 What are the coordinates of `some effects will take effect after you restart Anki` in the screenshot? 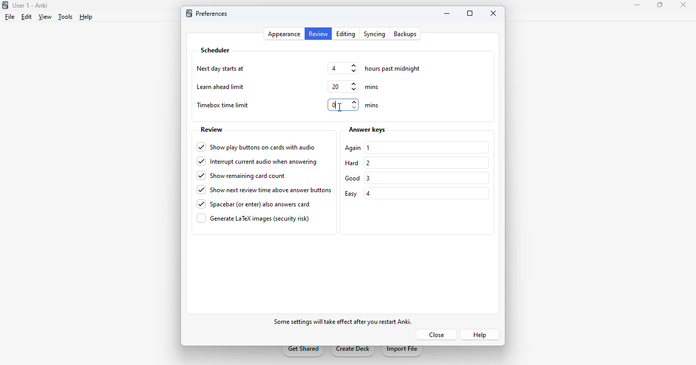 It's located at (344, 322).